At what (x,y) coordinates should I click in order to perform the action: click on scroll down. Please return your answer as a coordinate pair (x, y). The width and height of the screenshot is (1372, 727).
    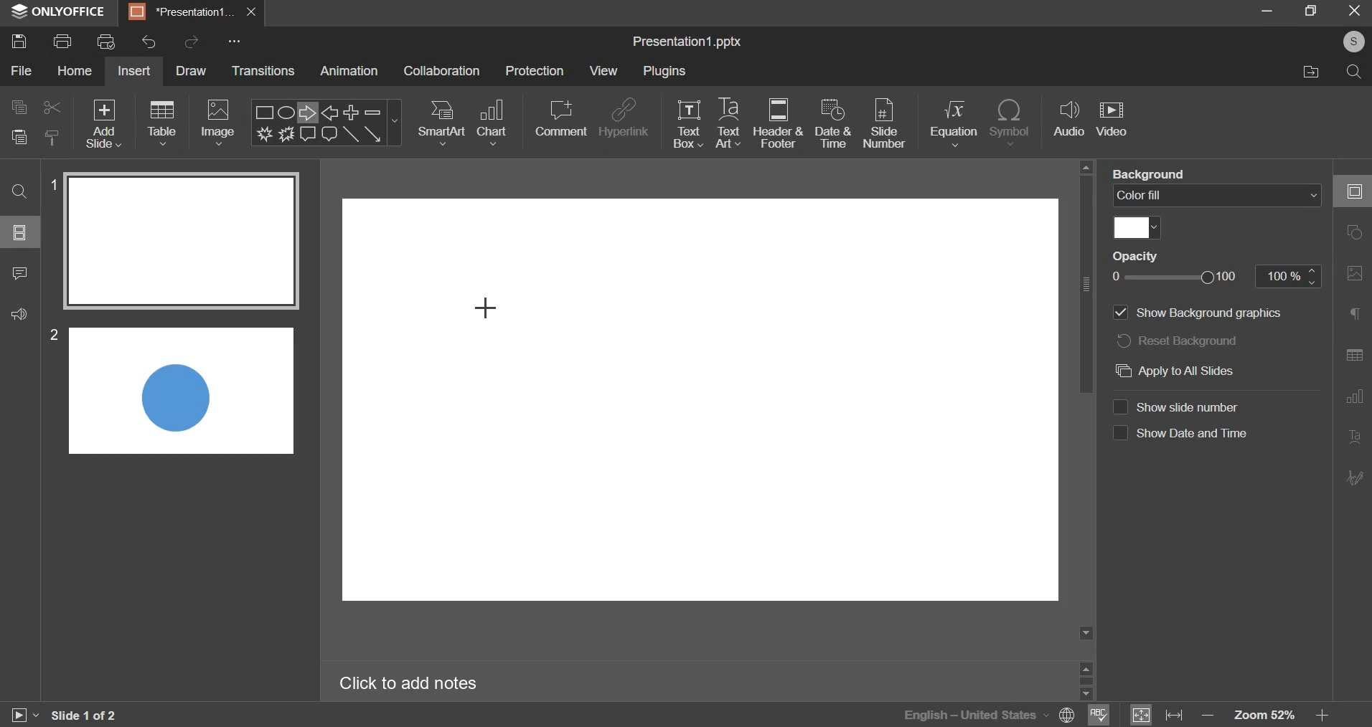
    Looking at the image, I should click on (1088, 695).